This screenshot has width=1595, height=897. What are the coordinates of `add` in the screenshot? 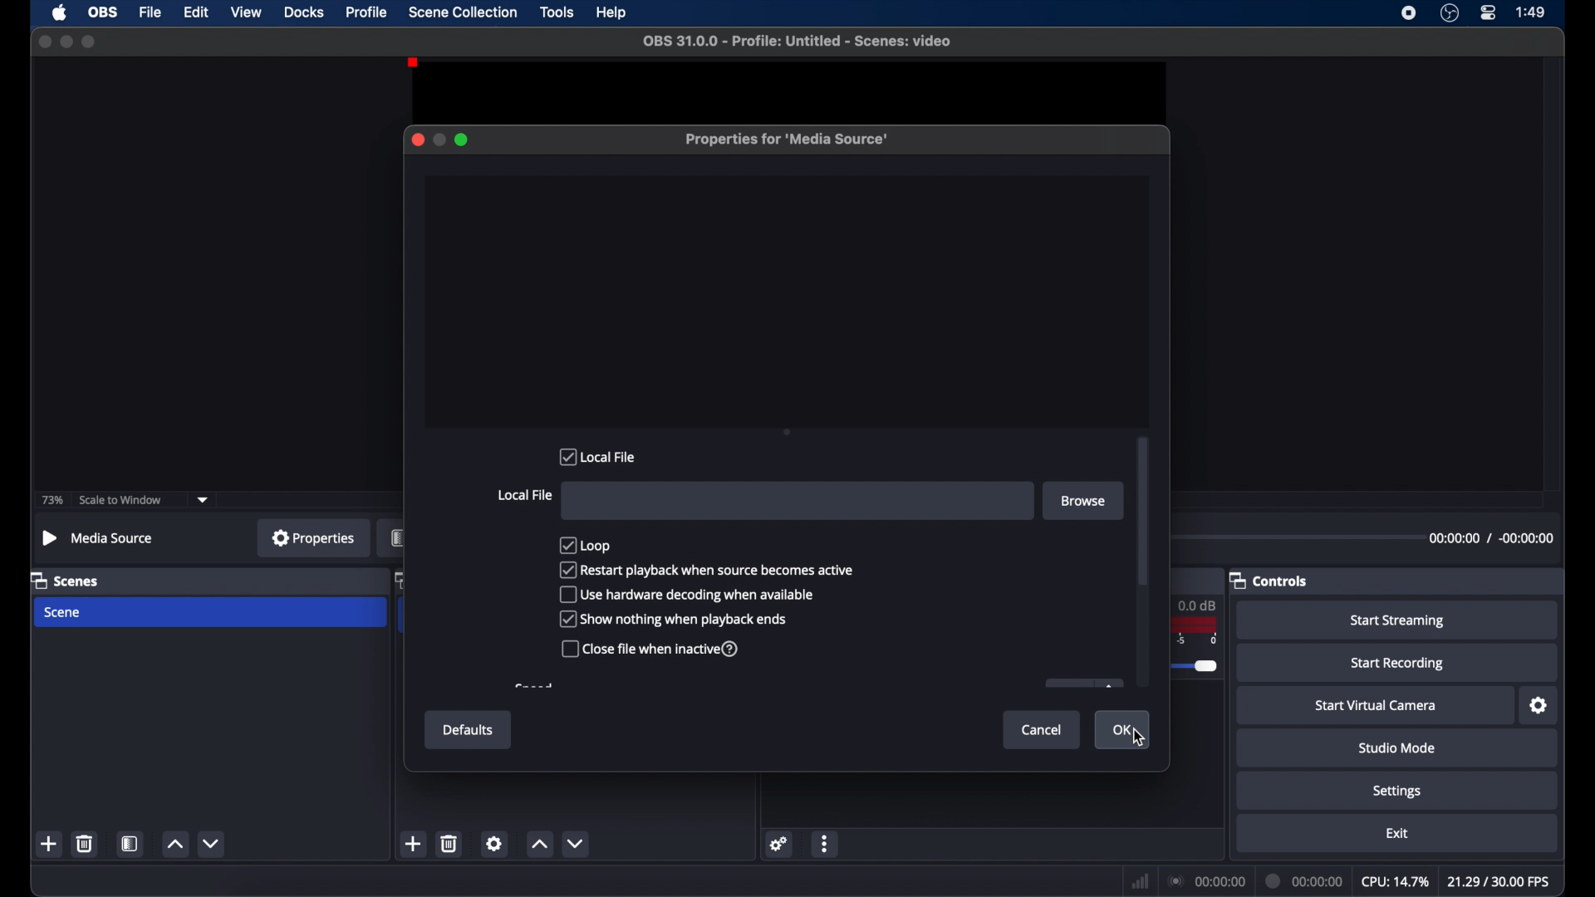 It's located at (50, 843).